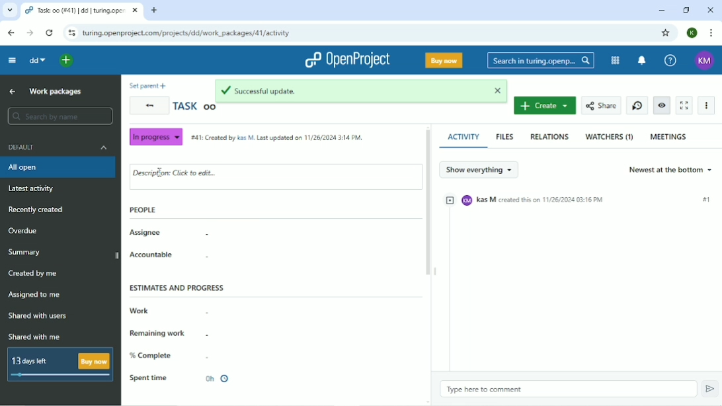 Image resolution: width=722 pixels, height=406 pixels. What do you see at coordinates (709, 10) in the screenshot?
I see `Close` at bounding box center [709, 10].